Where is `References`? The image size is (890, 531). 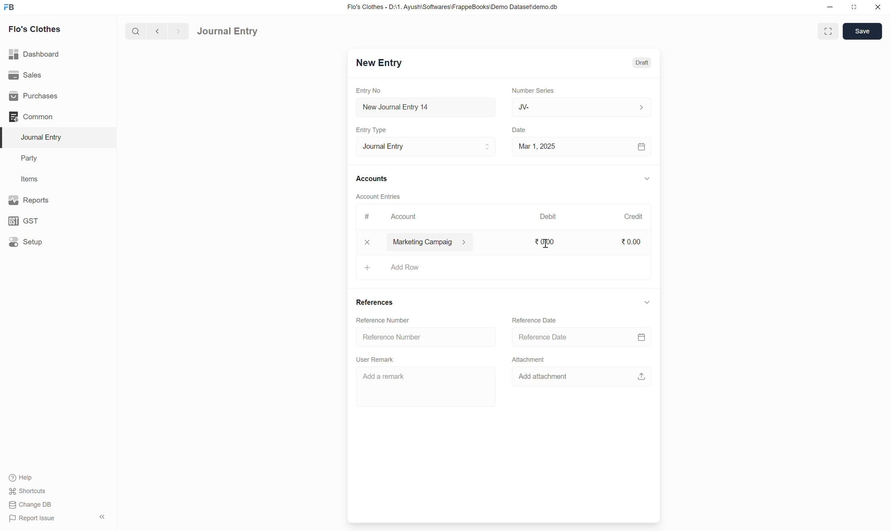
References is located at coordinates (375, 303).